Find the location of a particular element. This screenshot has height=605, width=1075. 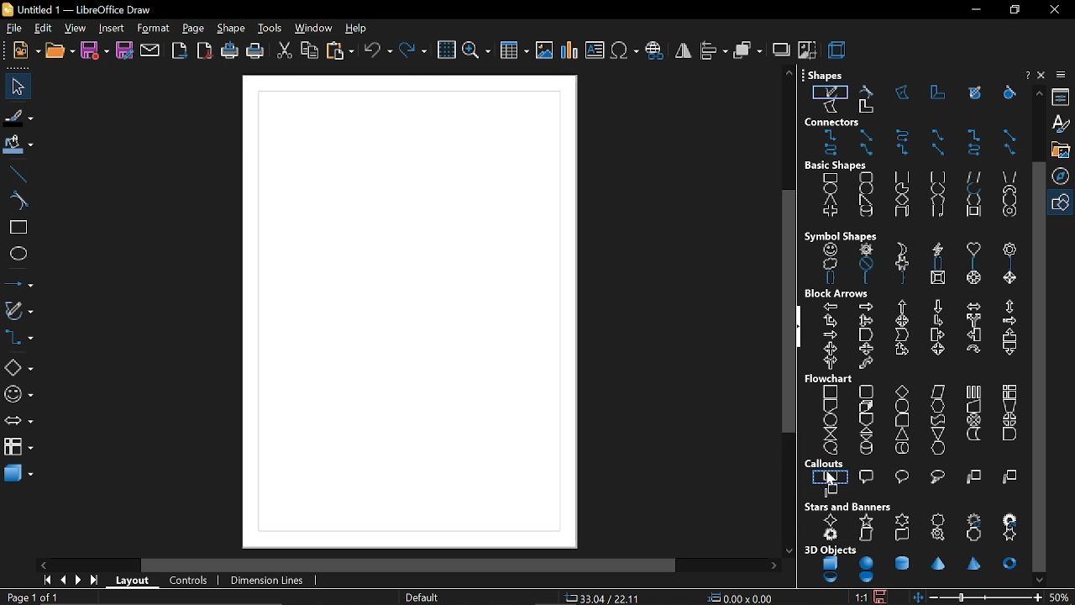

document is located at coordinates (830, 407).